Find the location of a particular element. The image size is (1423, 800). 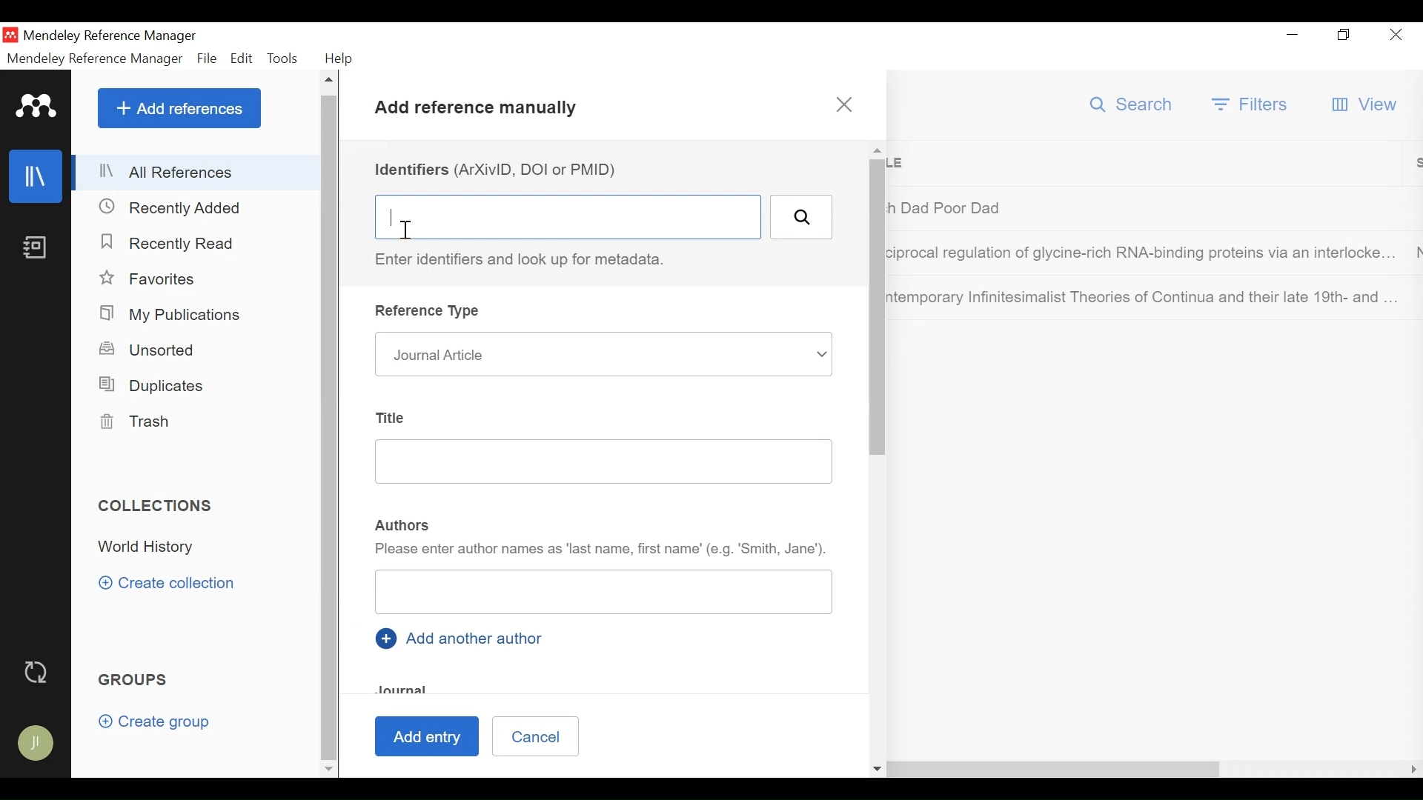

close is located at coordinates (847, 104).